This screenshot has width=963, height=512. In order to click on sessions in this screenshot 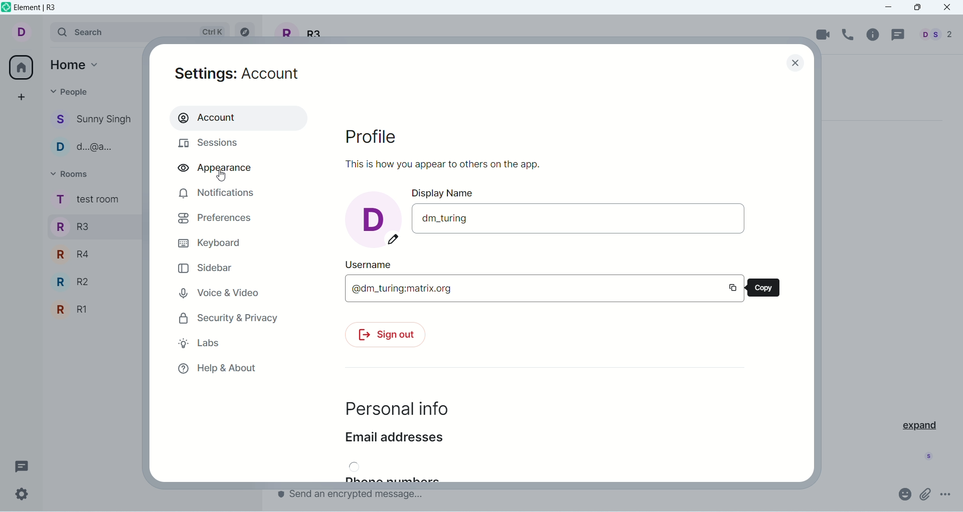, I will do `click(208, 144)`.